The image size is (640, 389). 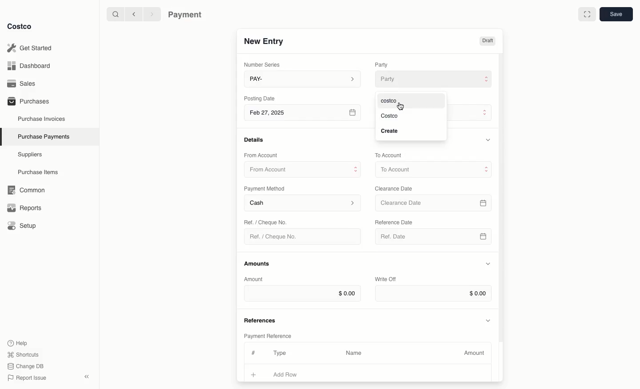 I want to click on Purchase Items, so click(x=39, y=172).